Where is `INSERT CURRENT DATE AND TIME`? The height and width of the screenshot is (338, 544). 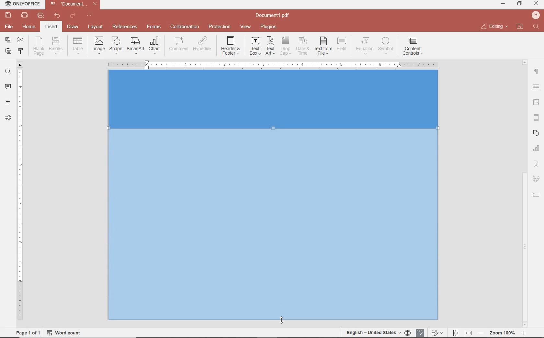 INSERT CURRENT DATE AND TIME is located at coordinates (302, 46).